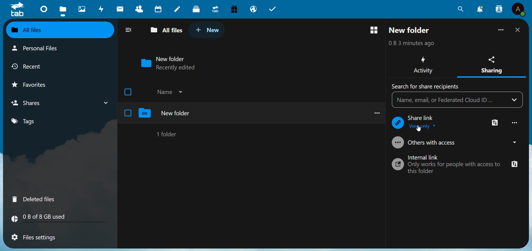  I want to click on Drop Down, so click(513, 142).